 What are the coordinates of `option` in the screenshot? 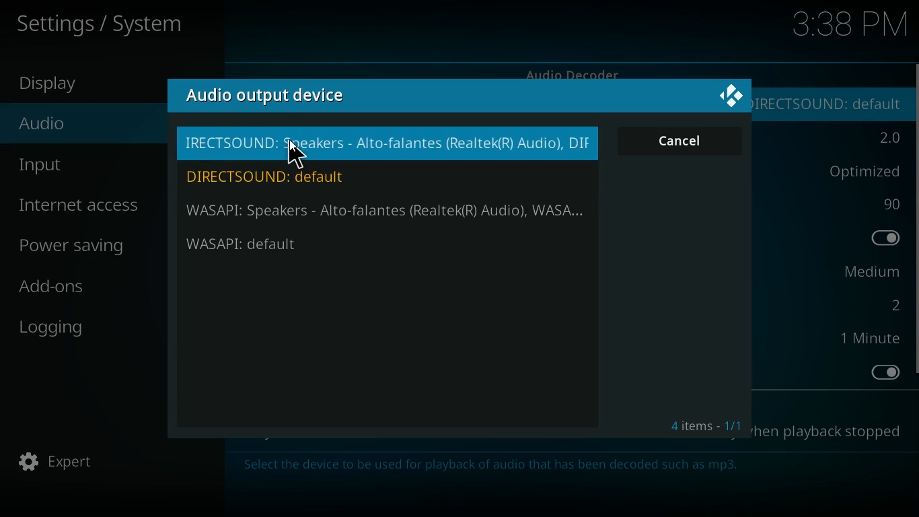 It's located at (882, 372).